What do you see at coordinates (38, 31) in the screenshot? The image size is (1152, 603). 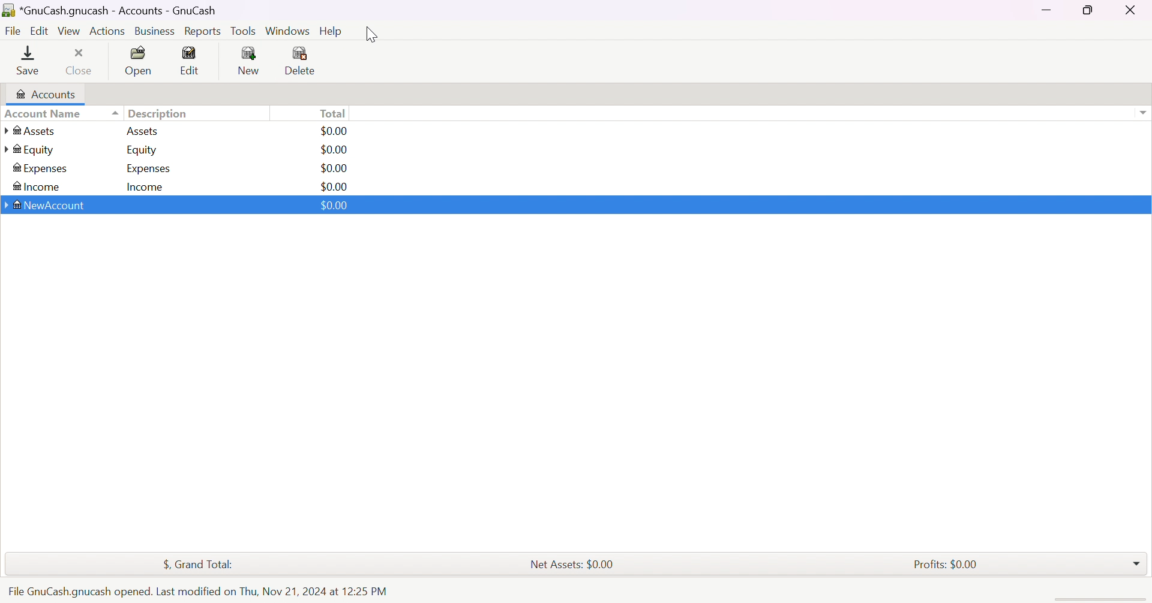 I see `Edit` at bounding box center [38, 31].